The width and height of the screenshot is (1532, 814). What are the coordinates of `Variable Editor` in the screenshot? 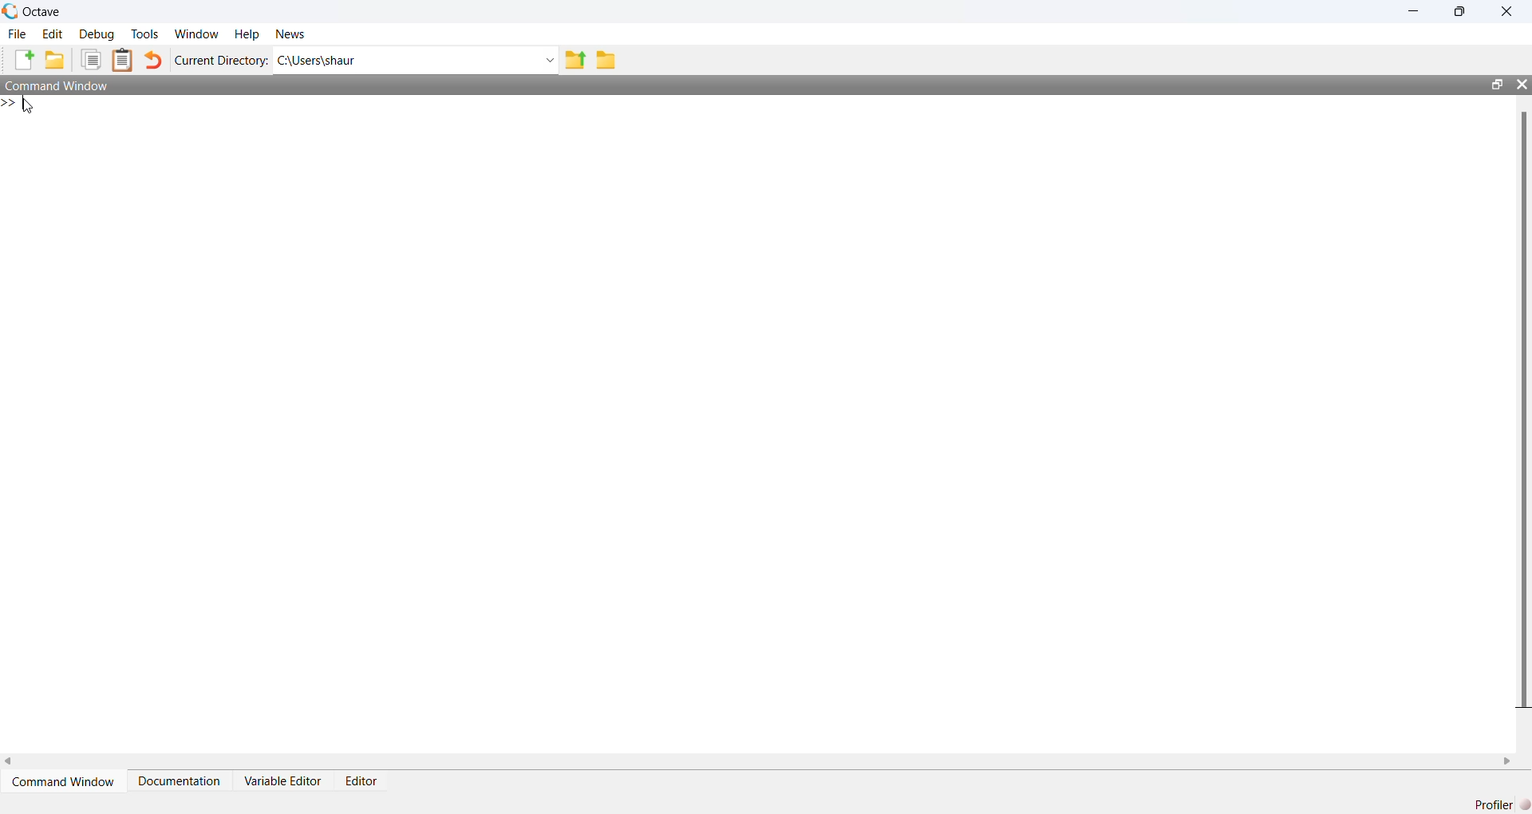 It's located at (284, 781).